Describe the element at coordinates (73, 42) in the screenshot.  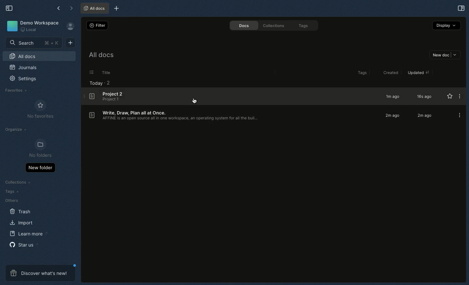
I see `New doc` at that location.